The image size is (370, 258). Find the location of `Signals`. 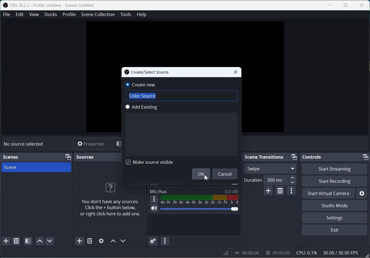

Signals is located at coordinates (224, 252).